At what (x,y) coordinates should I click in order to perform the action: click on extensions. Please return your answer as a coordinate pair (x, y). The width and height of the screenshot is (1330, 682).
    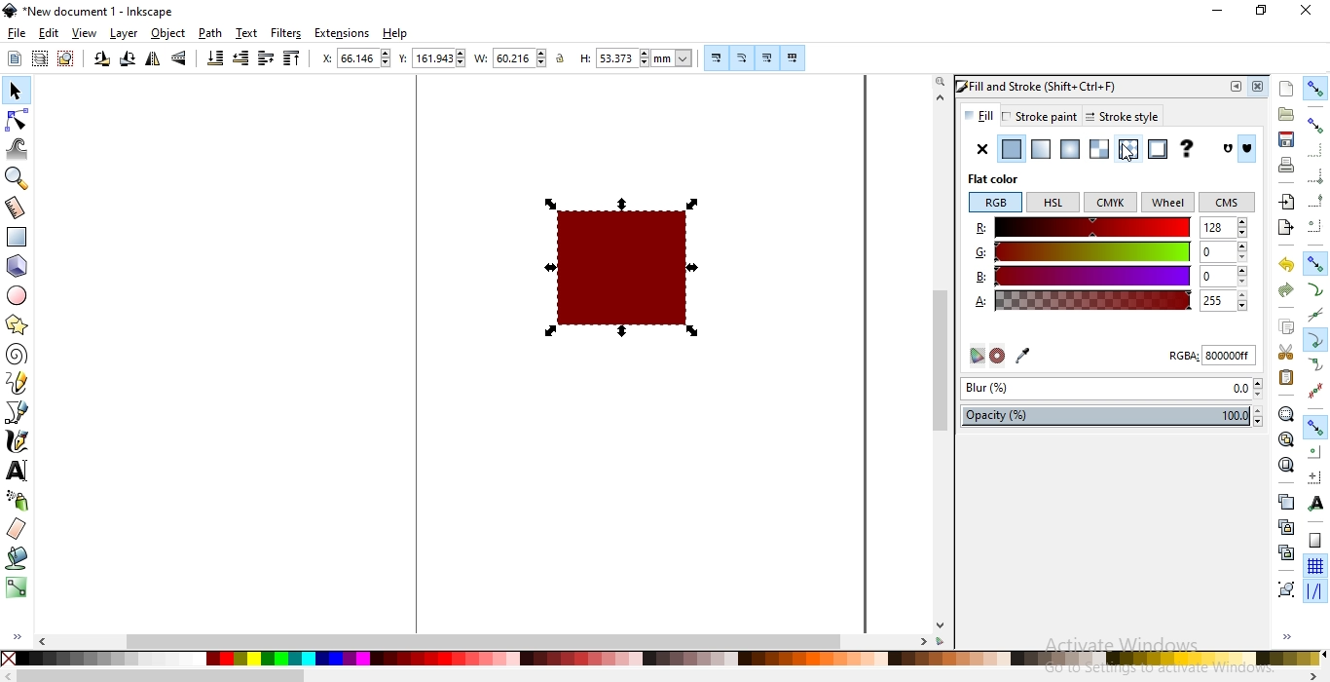
    Looking at the image, I should click on (345, 32).